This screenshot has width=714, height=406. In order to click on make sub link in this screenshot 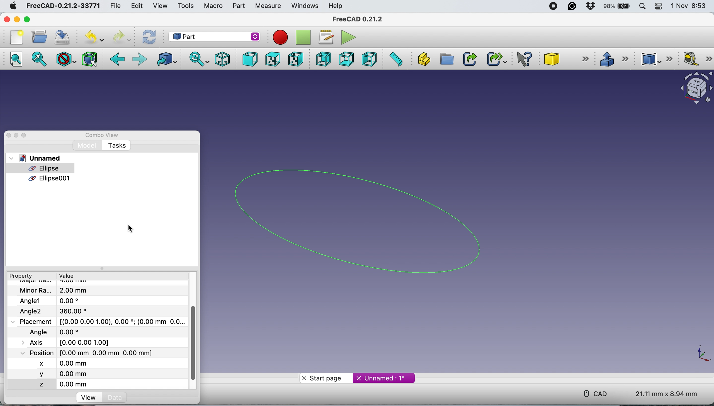, I will do `click(495, 59)`.